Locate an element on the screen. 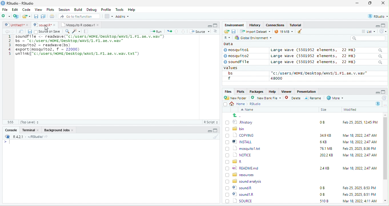  ‘| COPYING is located at coordinates (240, 135).